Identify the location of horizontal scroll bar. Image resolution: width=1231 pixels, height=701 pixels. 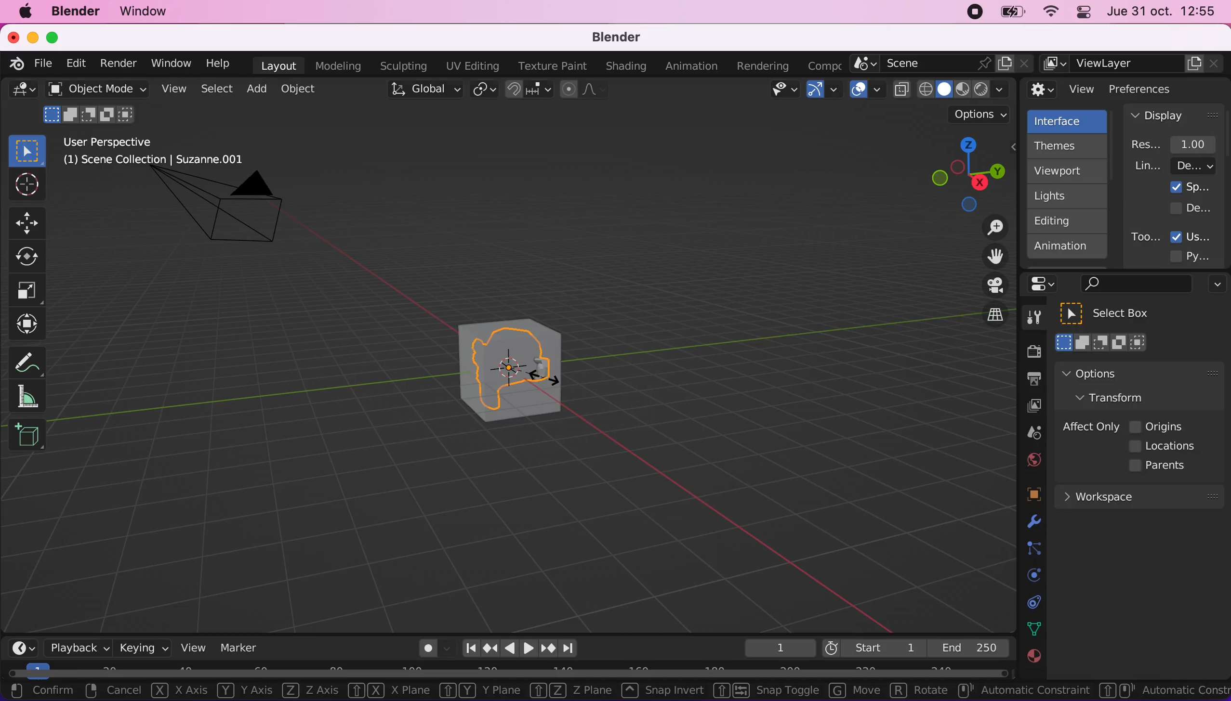
(508, 672).